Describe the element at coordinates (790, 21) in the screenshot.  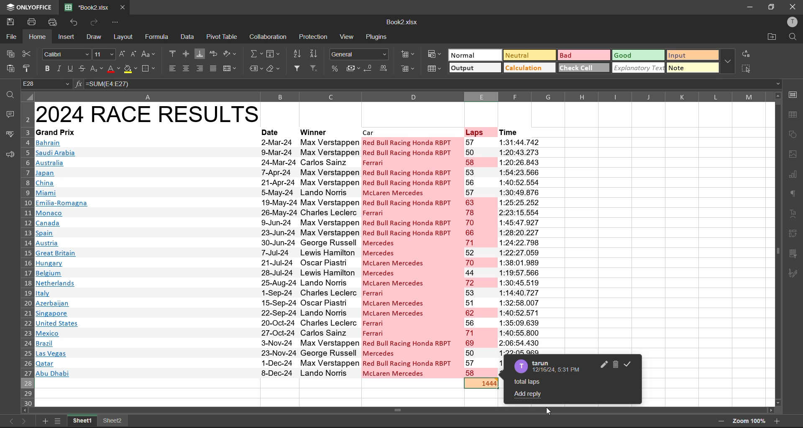
I see `profile` at that location.